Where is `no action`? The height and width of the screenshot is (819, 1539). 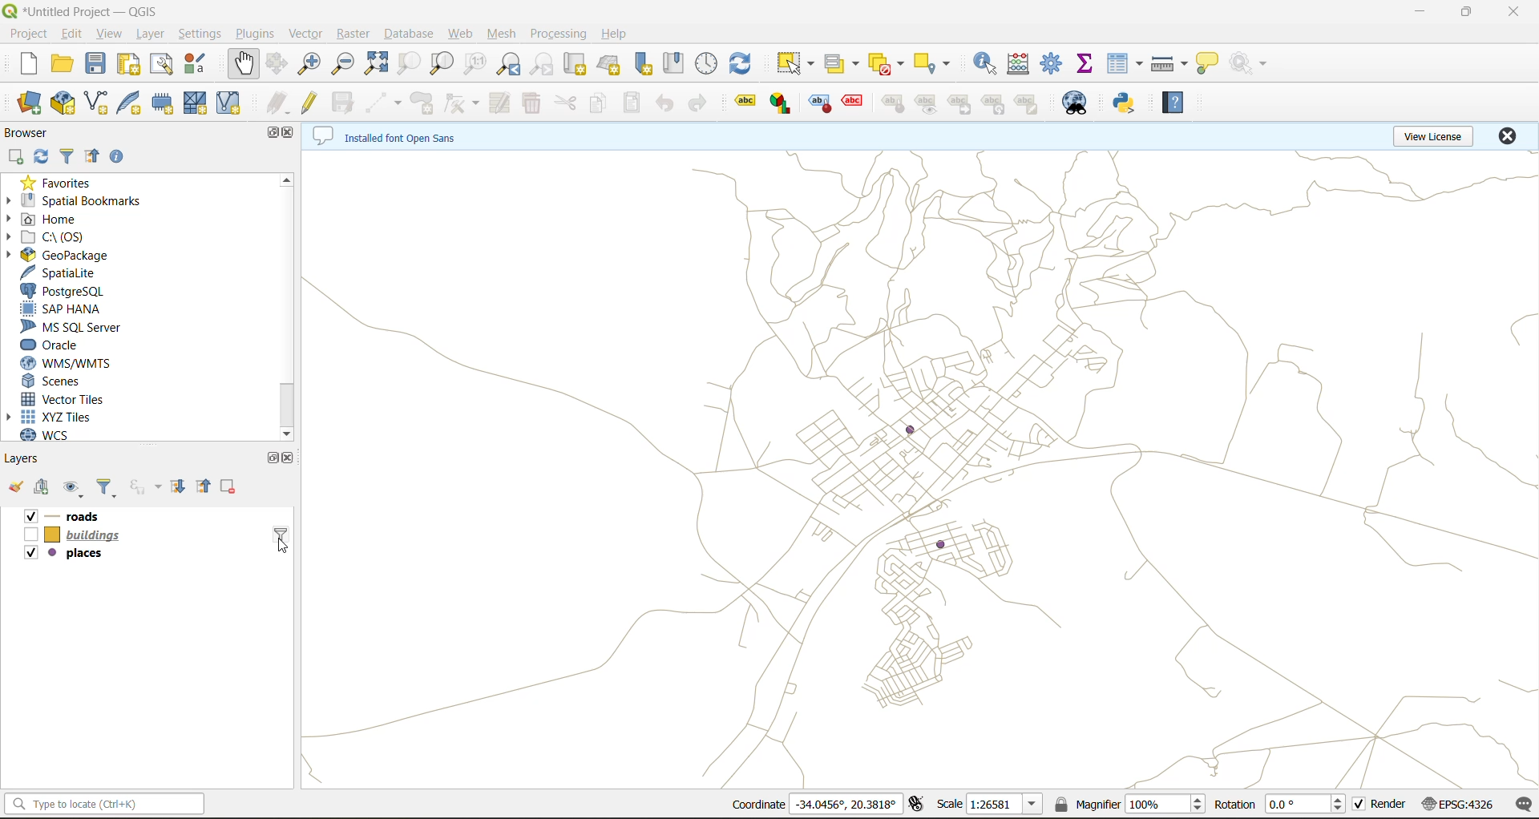 no action is located at coordinates (1253, 64).